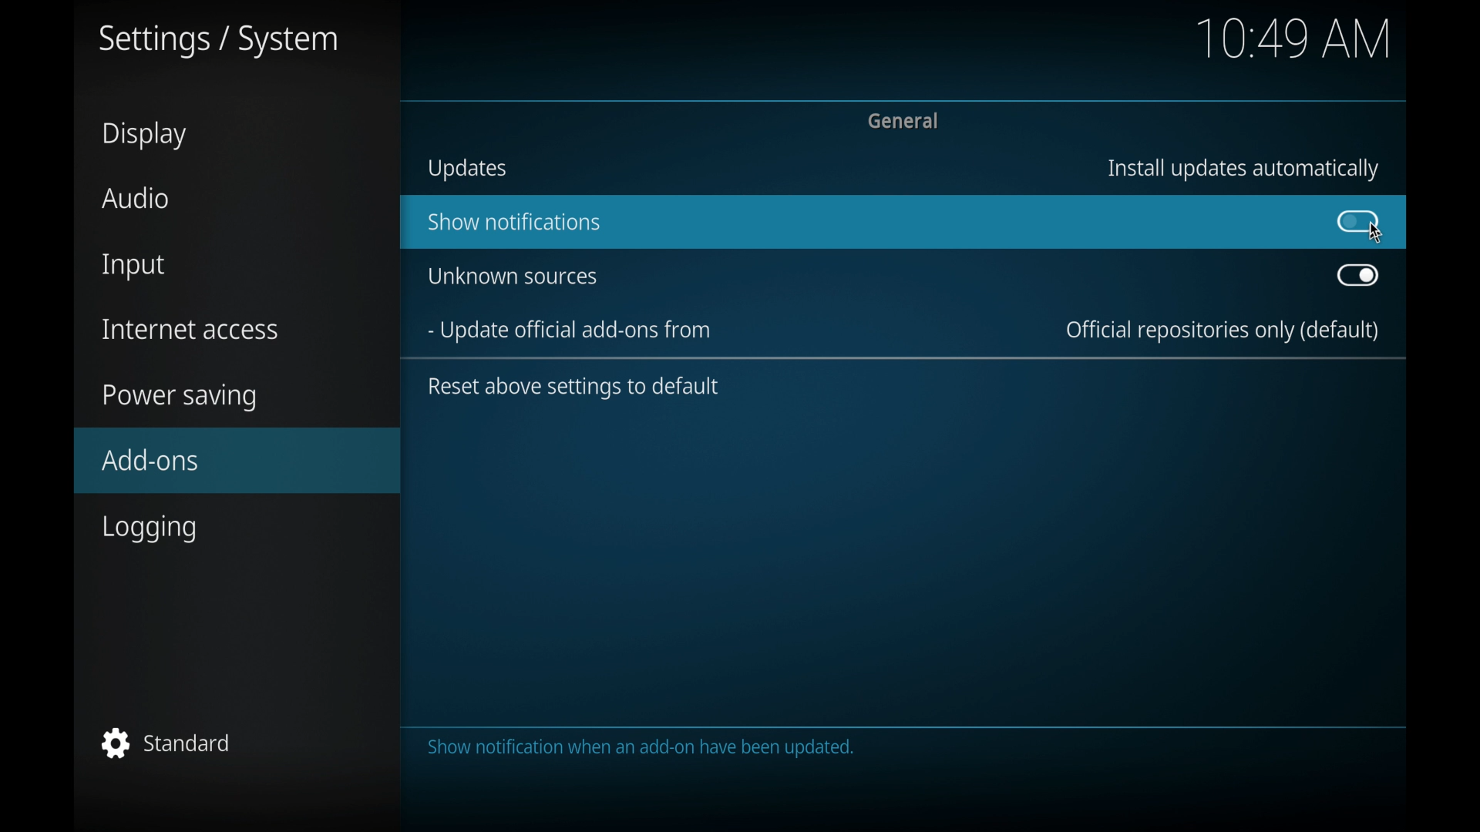 The image size is (1480, 832). Describe the element at coordinates (906, 121) in the screenshot. I see `general` at that location.